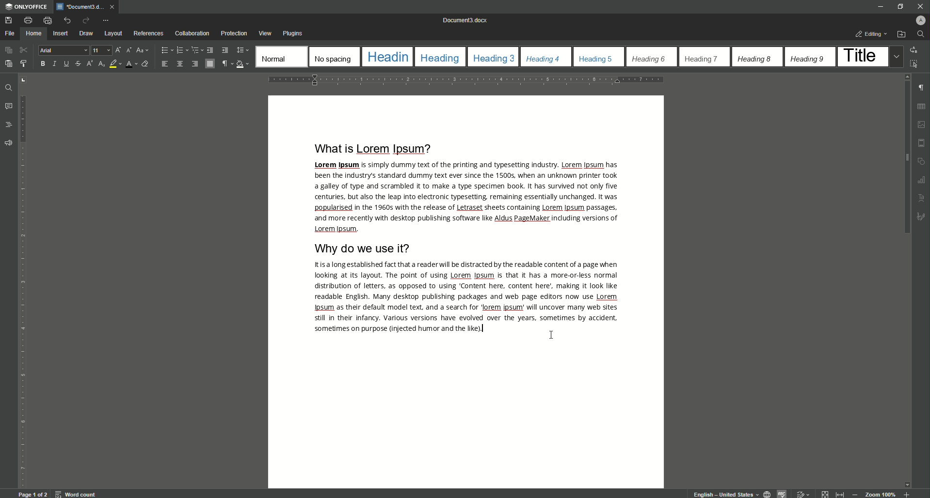 The height and width of the screenshot is (498, 930). Describe the element at coordinates (102, 64) in the screenshot. I see `Subscript` at that location.